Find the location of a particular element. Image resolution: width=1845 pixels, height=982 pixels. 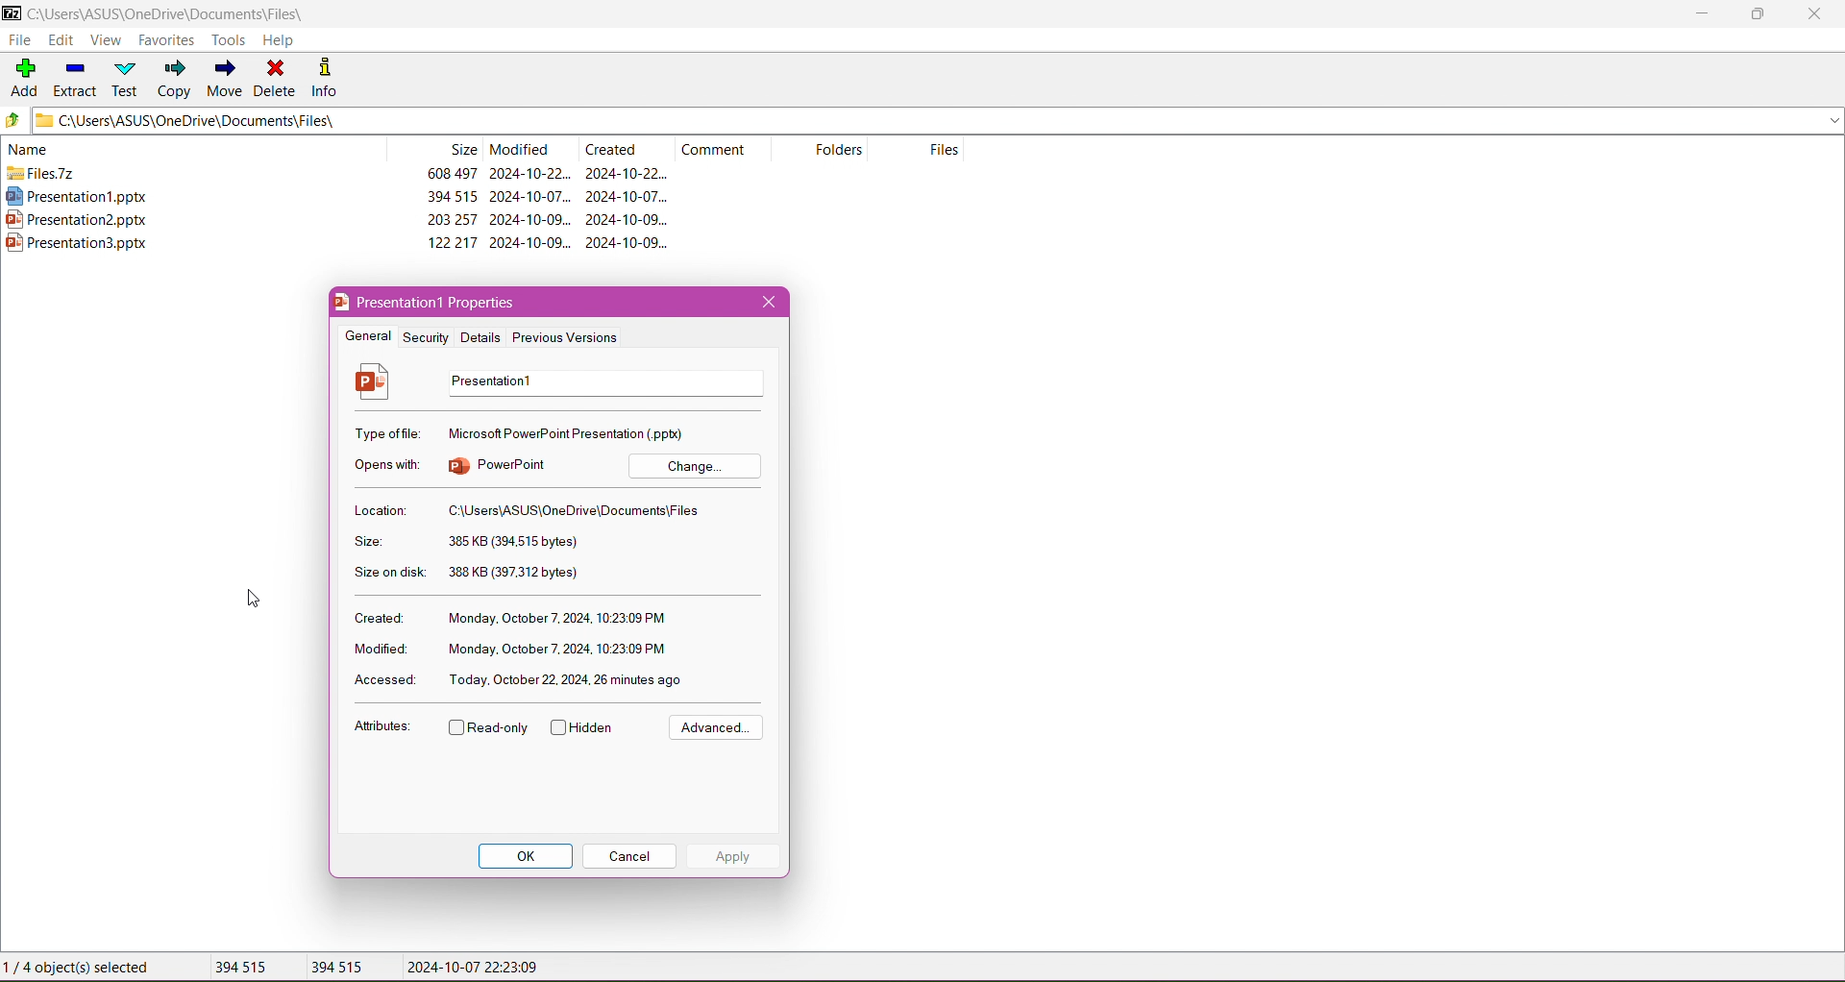

expand is located at coordinates (1833, 120).